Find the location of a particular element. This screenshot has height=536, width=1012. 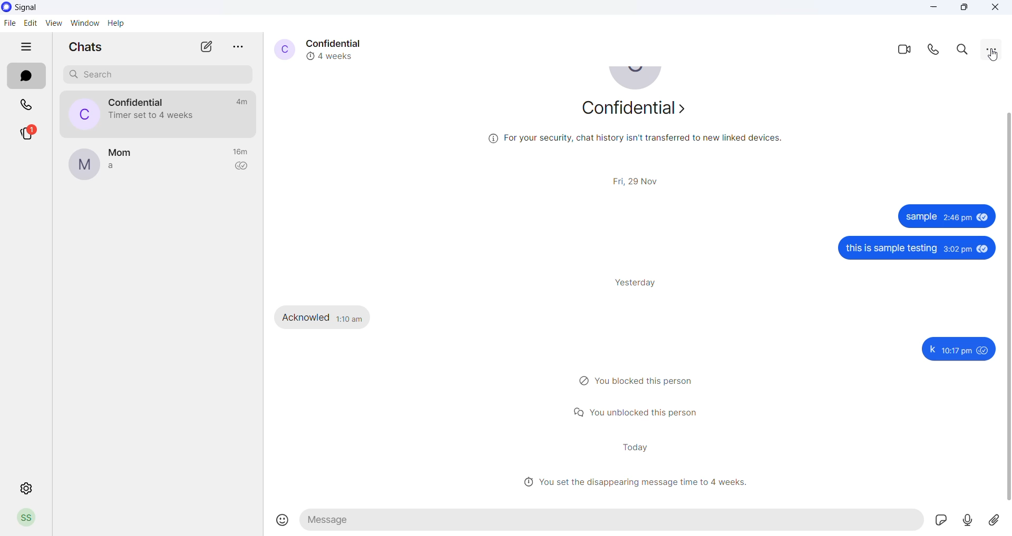

share attachment is located at coordinates (1000, 521).